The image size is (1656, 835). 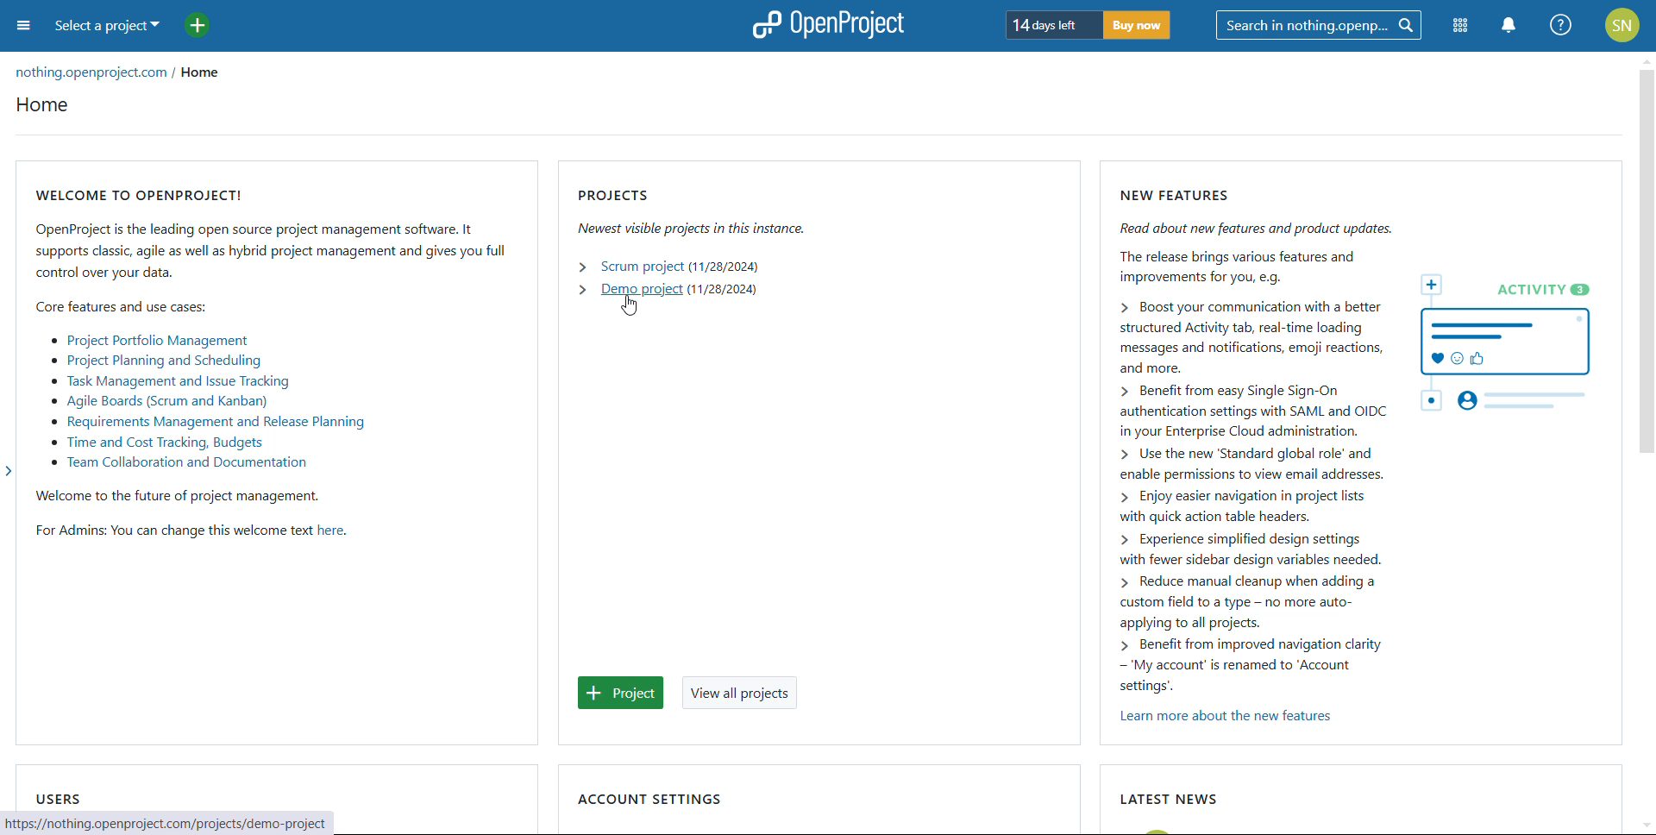 I want to click on select a project, so click(x=108, y=28).